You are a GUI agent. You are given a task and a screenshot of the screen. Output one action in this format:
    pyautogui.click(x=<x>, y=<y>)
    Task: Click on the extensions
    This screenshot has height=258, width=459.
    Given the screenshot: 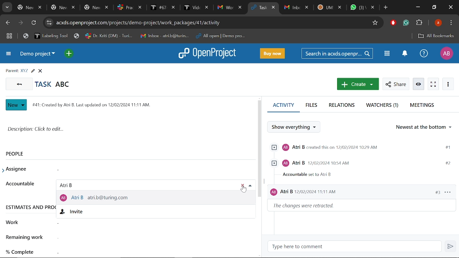 What is the action you would take?
    pyautogui.click(x=420, y=23)
    